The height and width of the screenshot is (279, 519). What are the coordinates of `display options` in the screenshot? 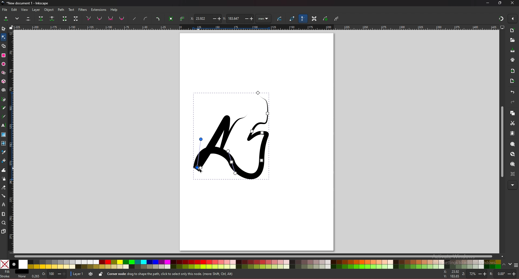 It's located at (502, 27).